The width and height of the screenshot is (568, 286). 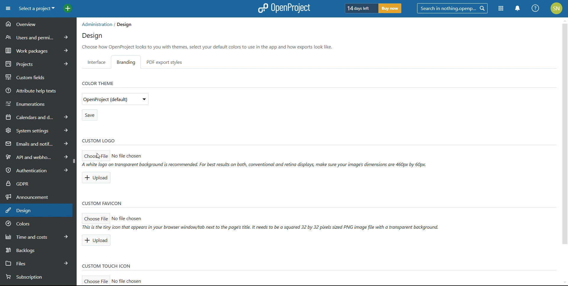 I want to click on custom touch icon, so click(x=107, y=266).